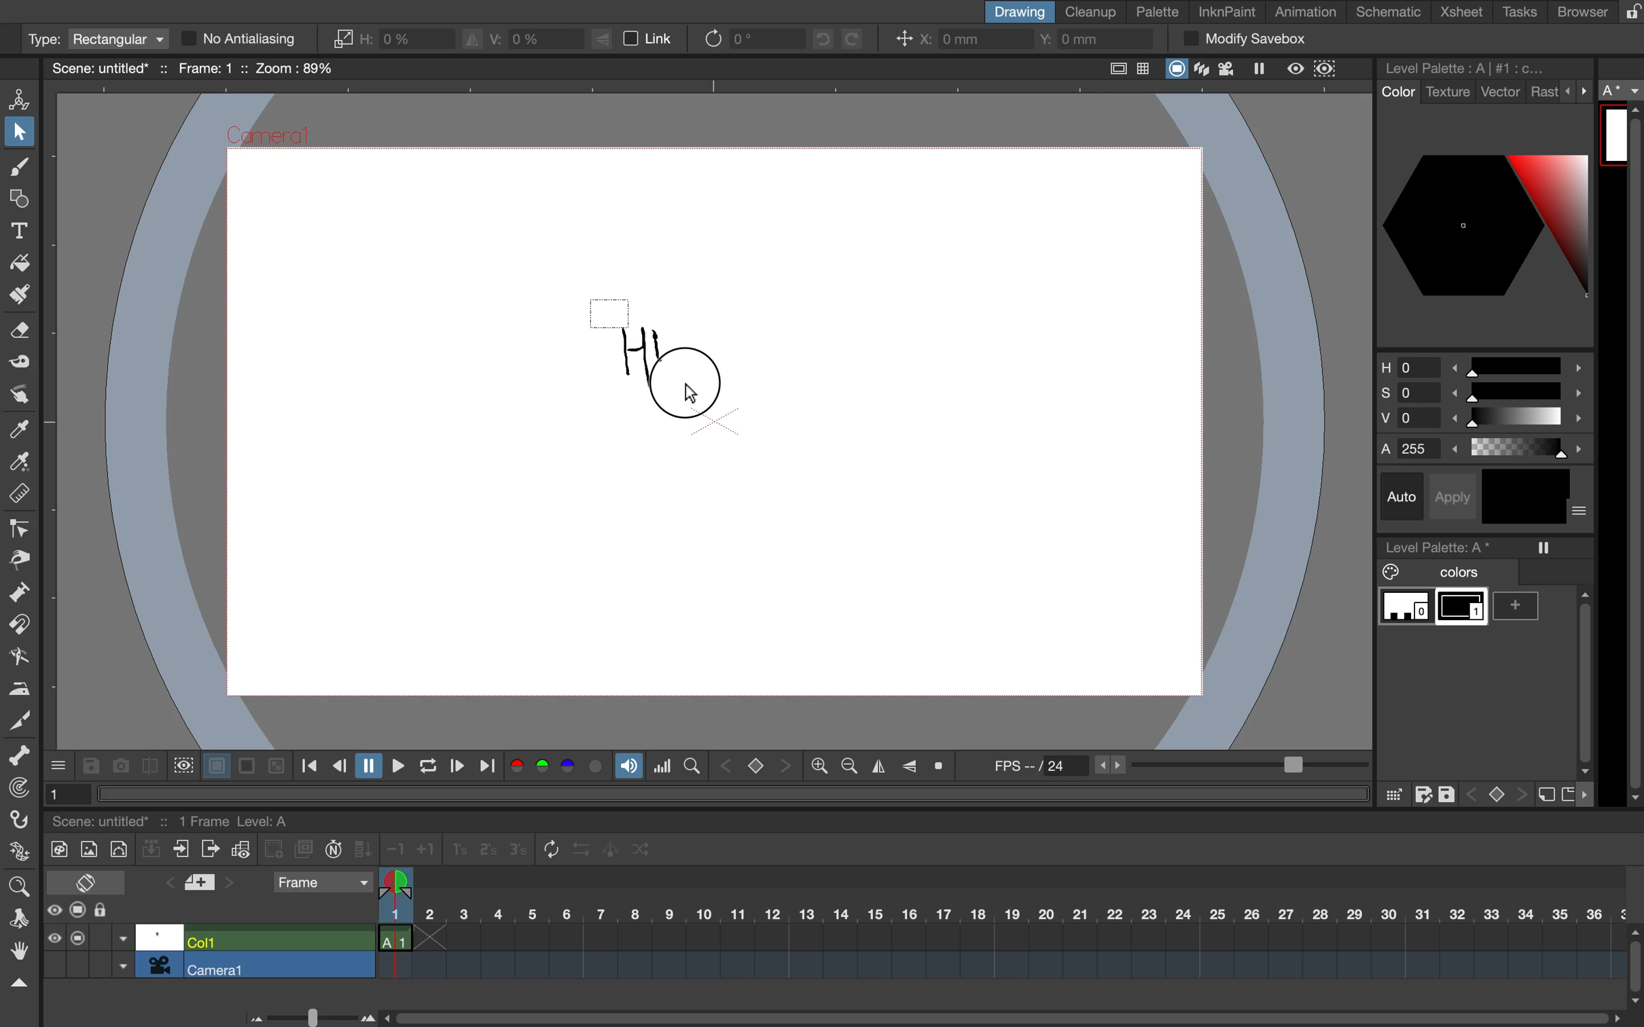  Describe the element at coordinates (818, 39) in the screenshot. I see `undo` at that location.